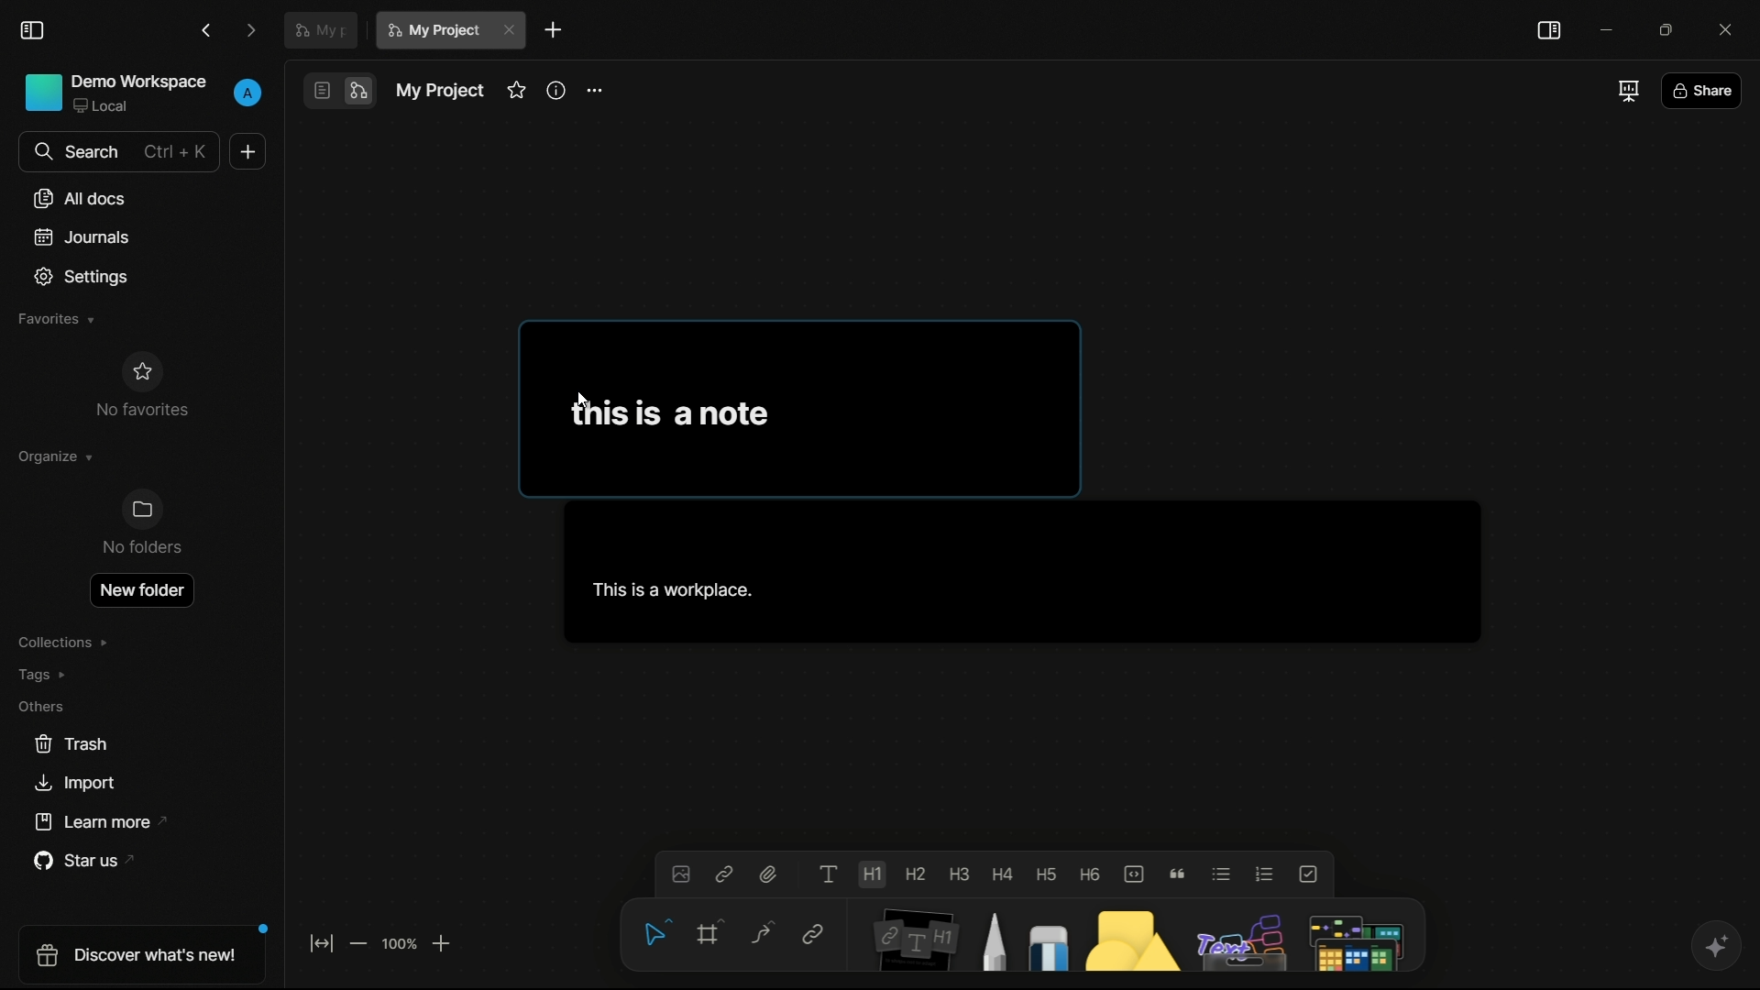 Image resolution: width=1760 pixels, height=990 pixels. I want to click on star us, so click(73, 862).